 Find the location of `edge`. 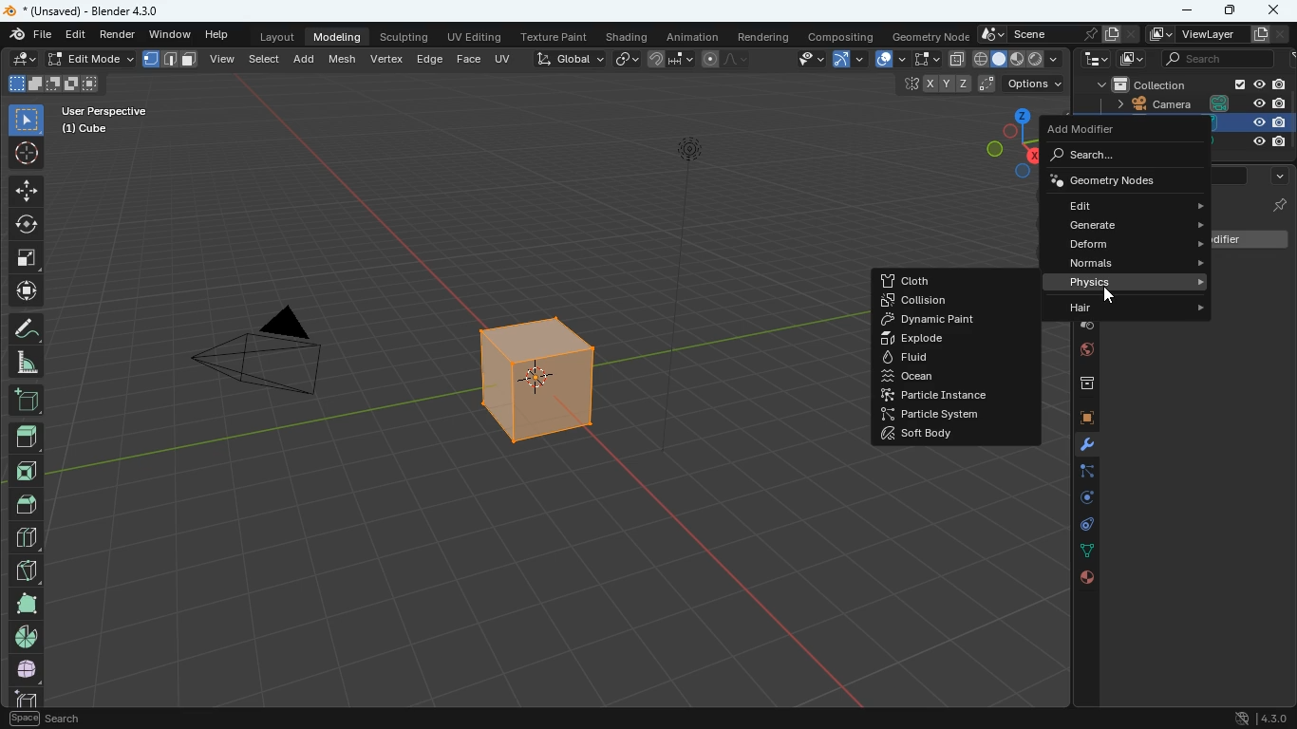

edge is located at coordinates (429, 58).